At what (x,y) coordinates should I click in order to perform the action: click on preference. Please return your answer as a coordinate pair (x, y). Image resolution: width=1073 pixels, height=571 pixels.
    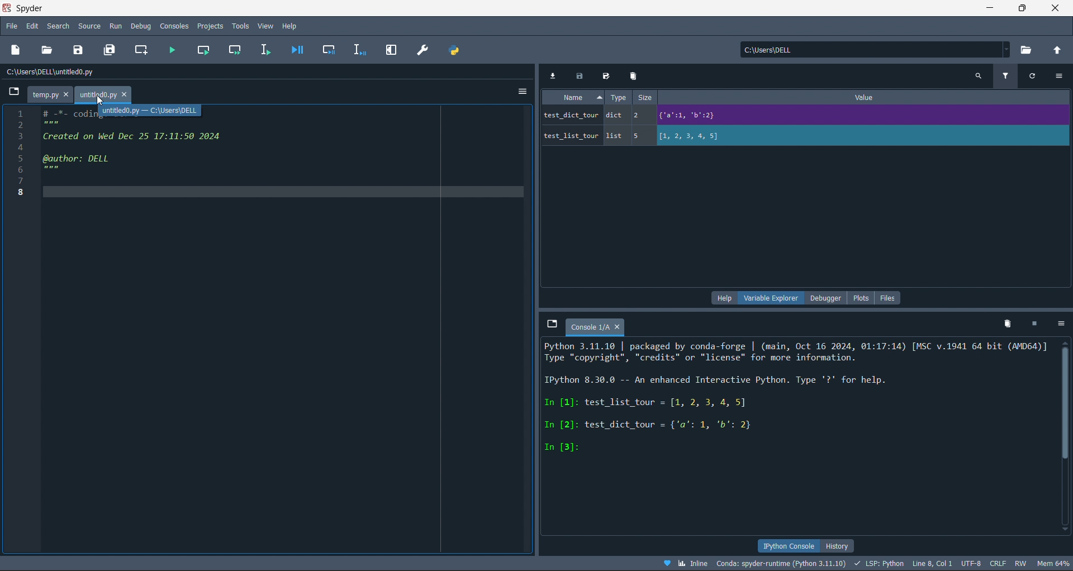
    Looking at the image, I should click on (428, 49).